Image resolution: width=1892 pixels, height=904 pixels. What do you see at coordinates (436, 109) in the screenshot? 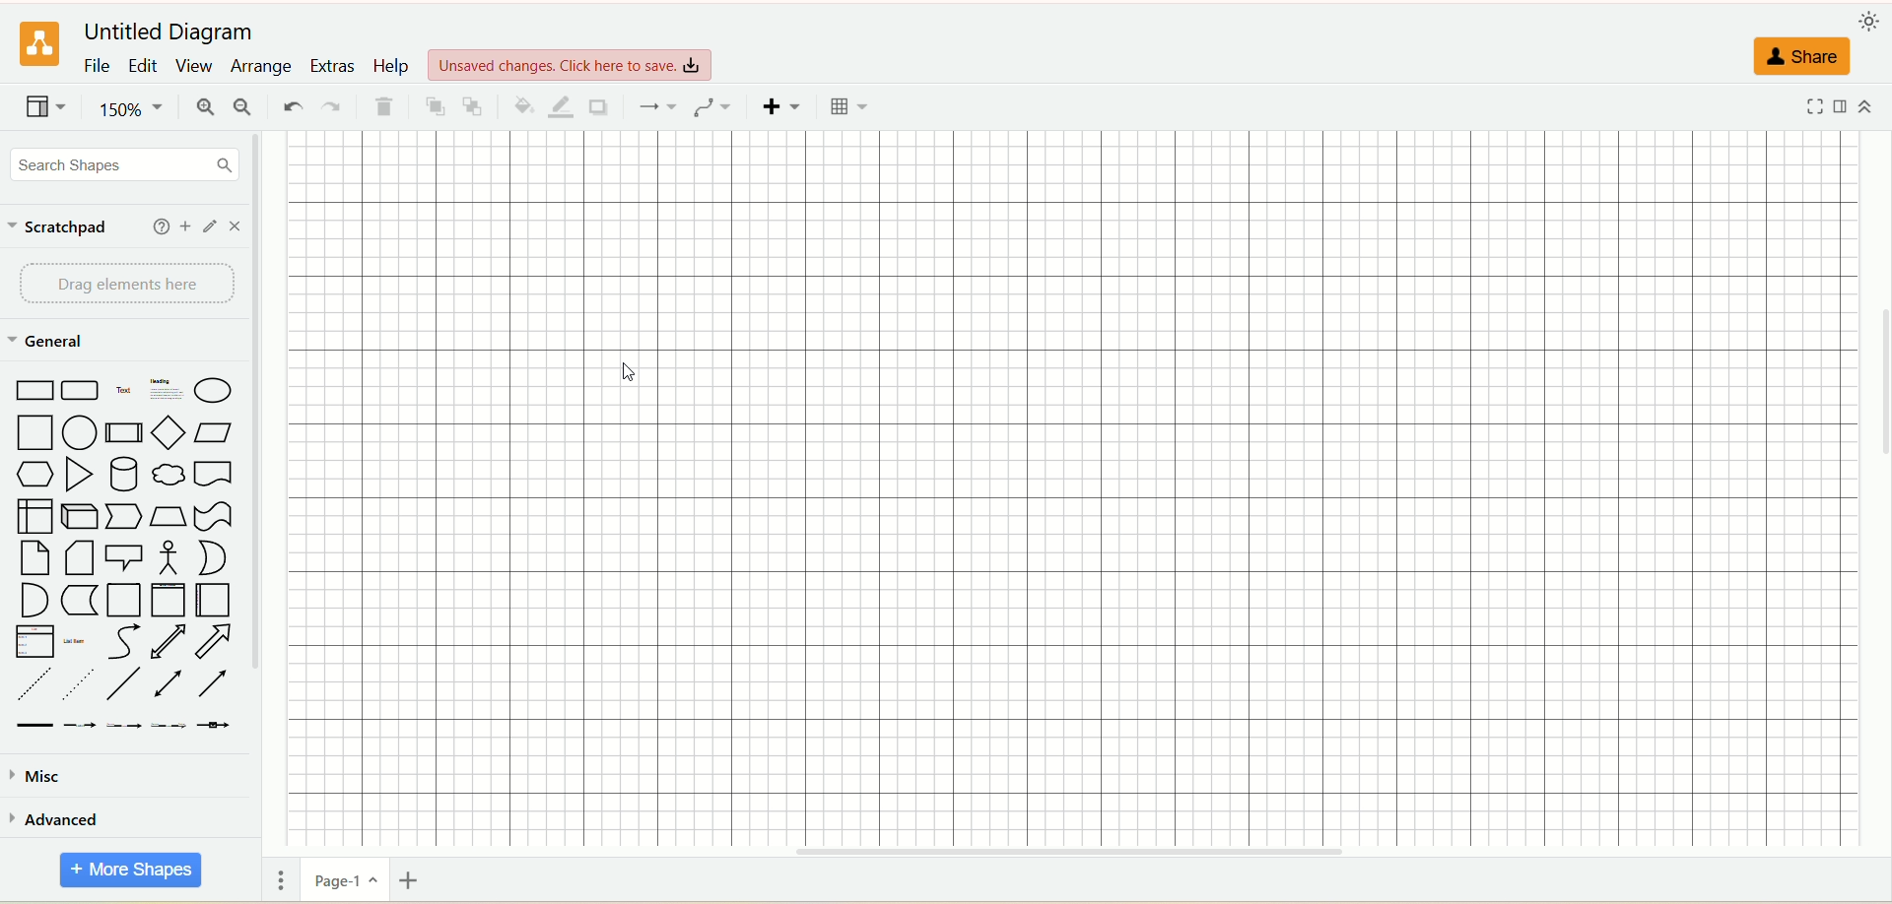
I see `to front` at bounding box center [436, 109].